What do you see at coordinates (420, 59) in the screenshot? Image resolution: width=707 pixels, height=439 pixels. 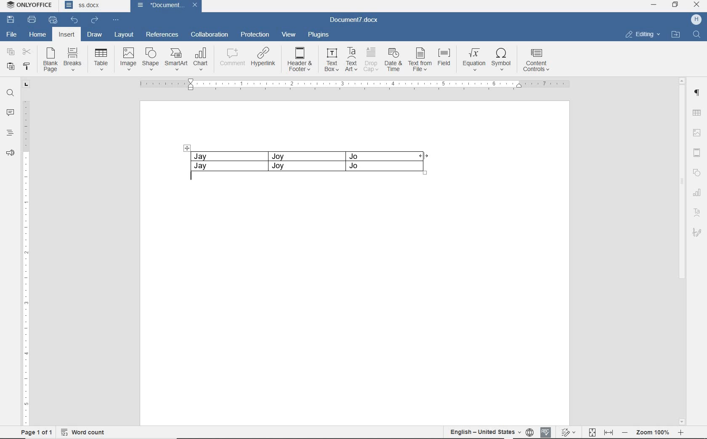 I see `TEXT FROMFILE` at bounding box center [420, 59].